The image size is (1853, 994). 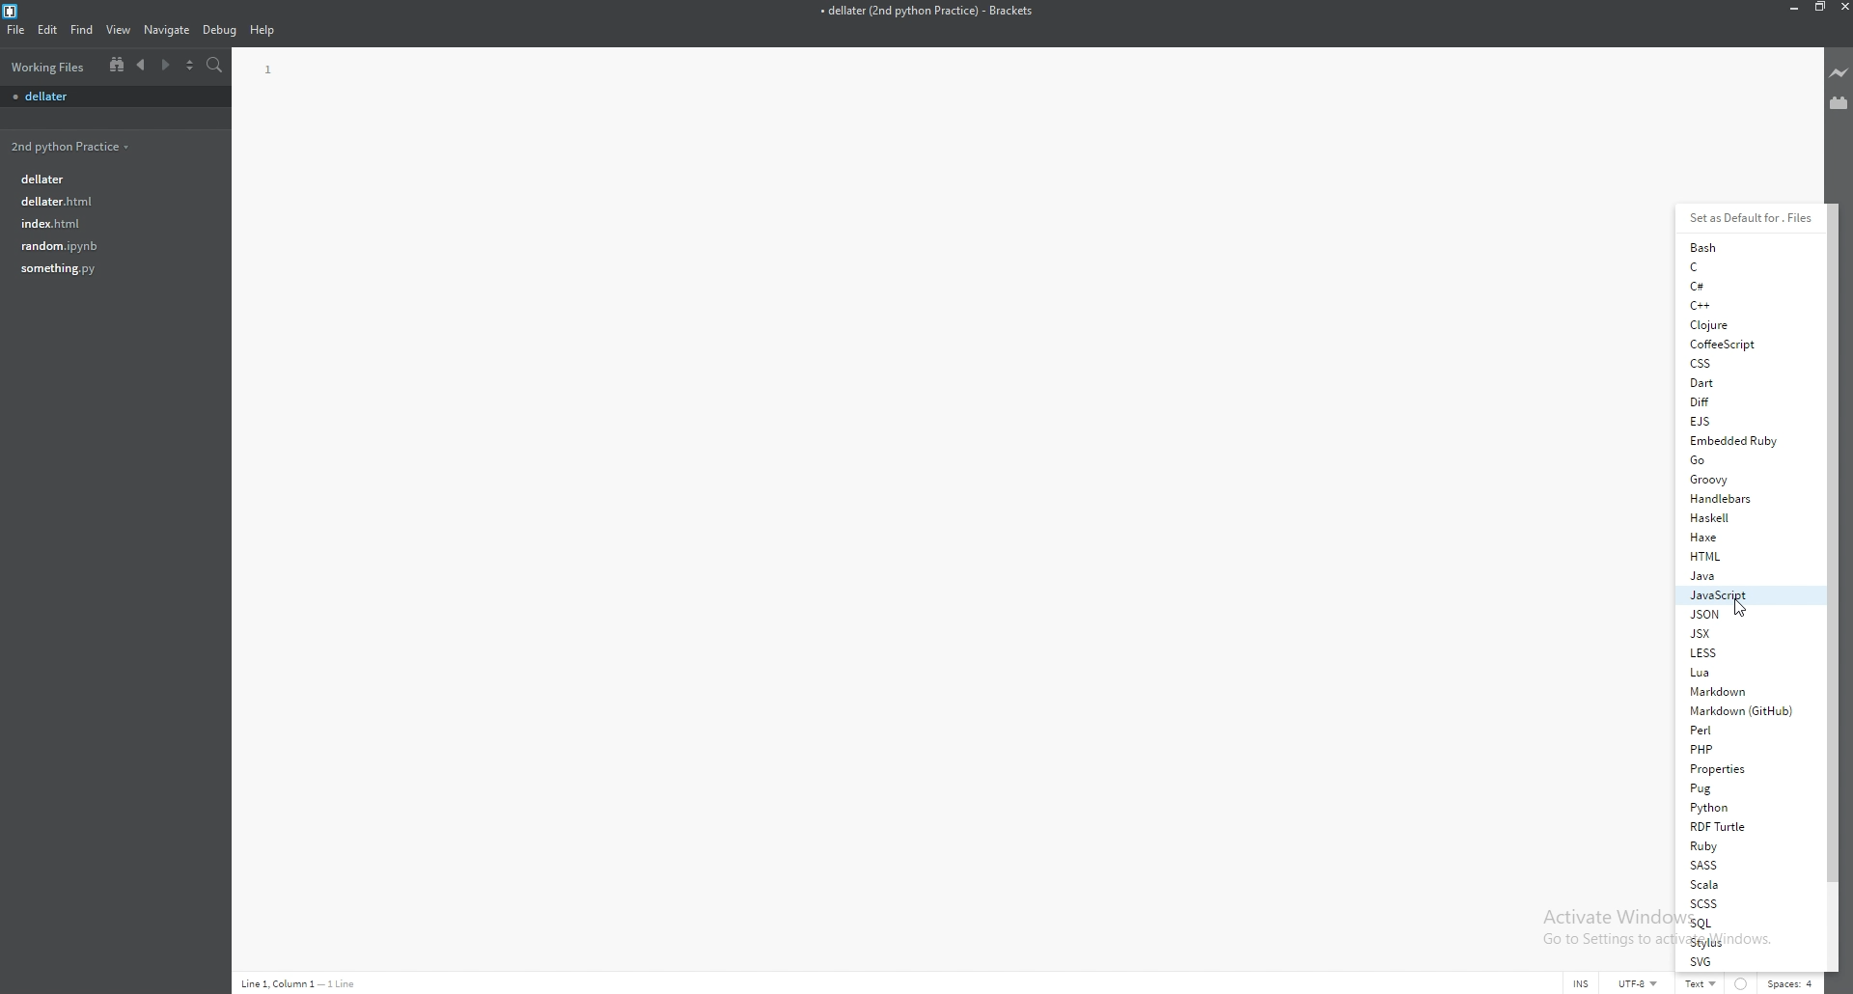 I want to click on groovy, so click(x=1743, y=479).